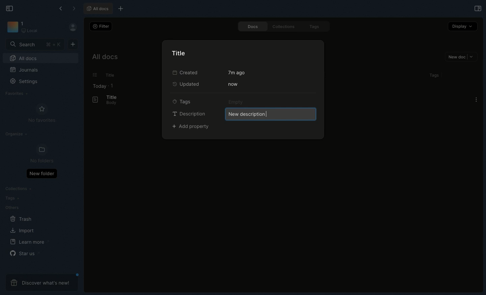 This screenshot has height=295, width=486. I want to click on Document, so click(92, 100).